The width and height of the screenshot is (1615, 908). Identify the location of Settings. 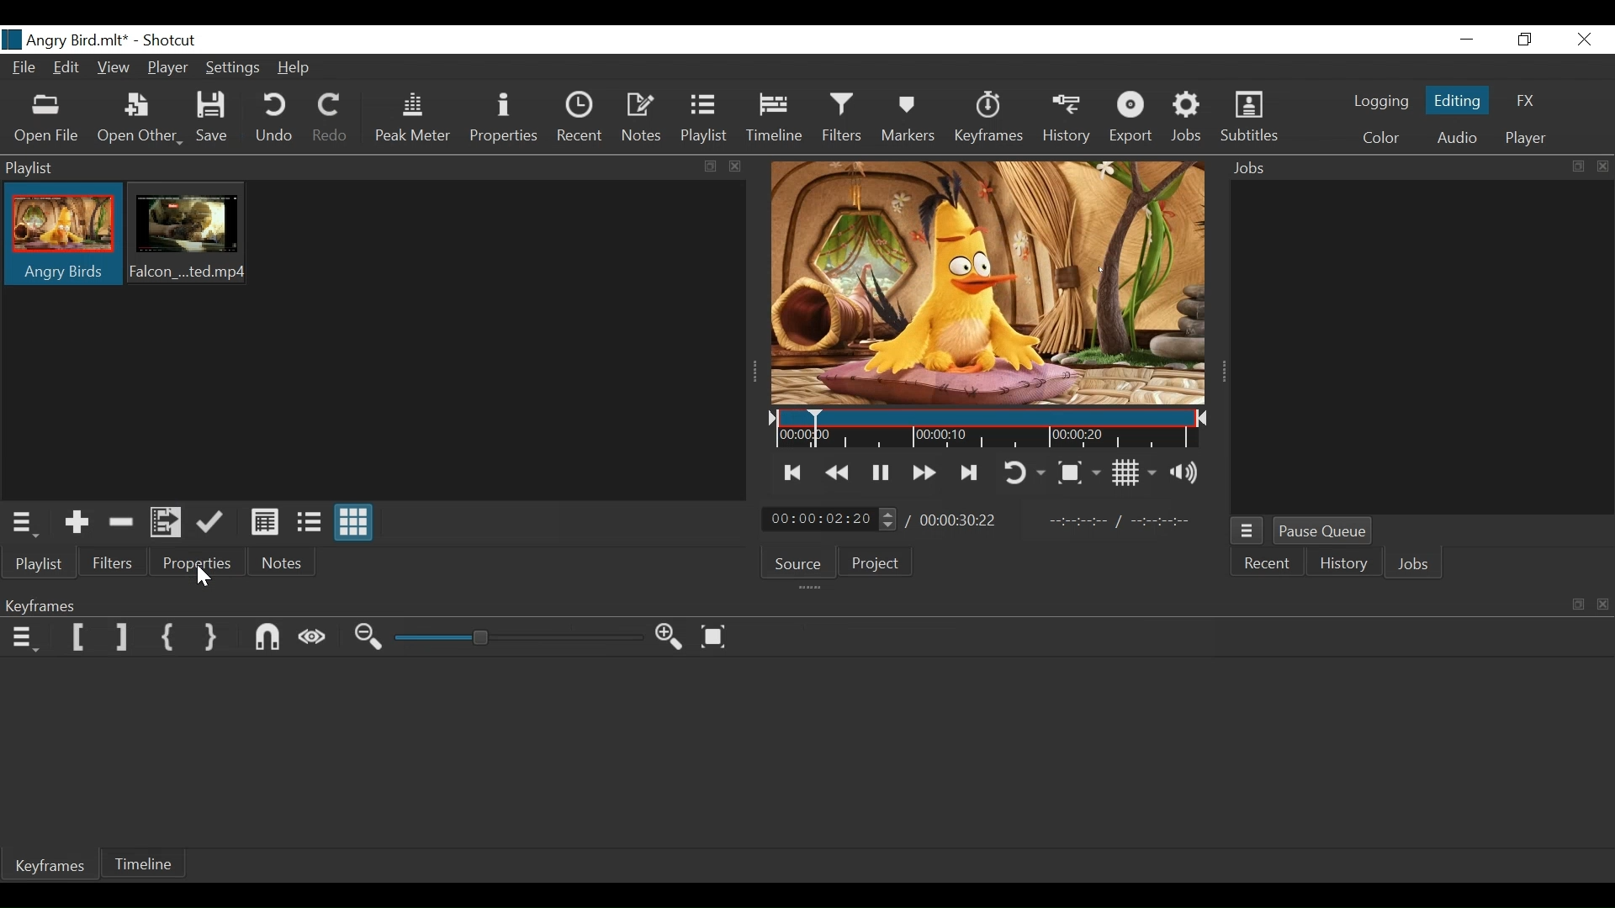
(230, 70).